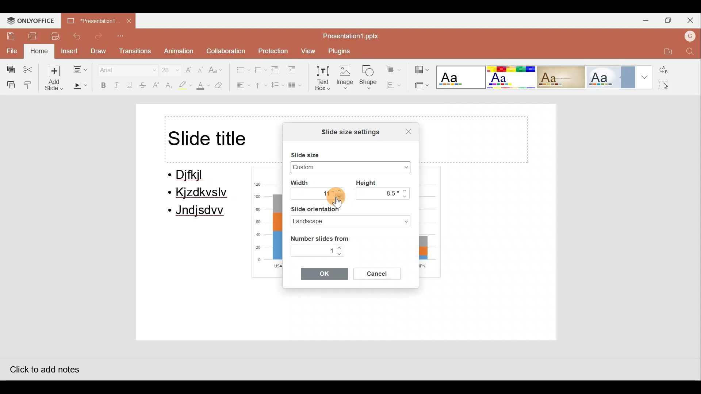 Image resolution: width=701 pixels, height=394 pixels. What do you see at coordinates (370, 79) in the screenshot?
I see `Shape` at bounding box center [370, 79].